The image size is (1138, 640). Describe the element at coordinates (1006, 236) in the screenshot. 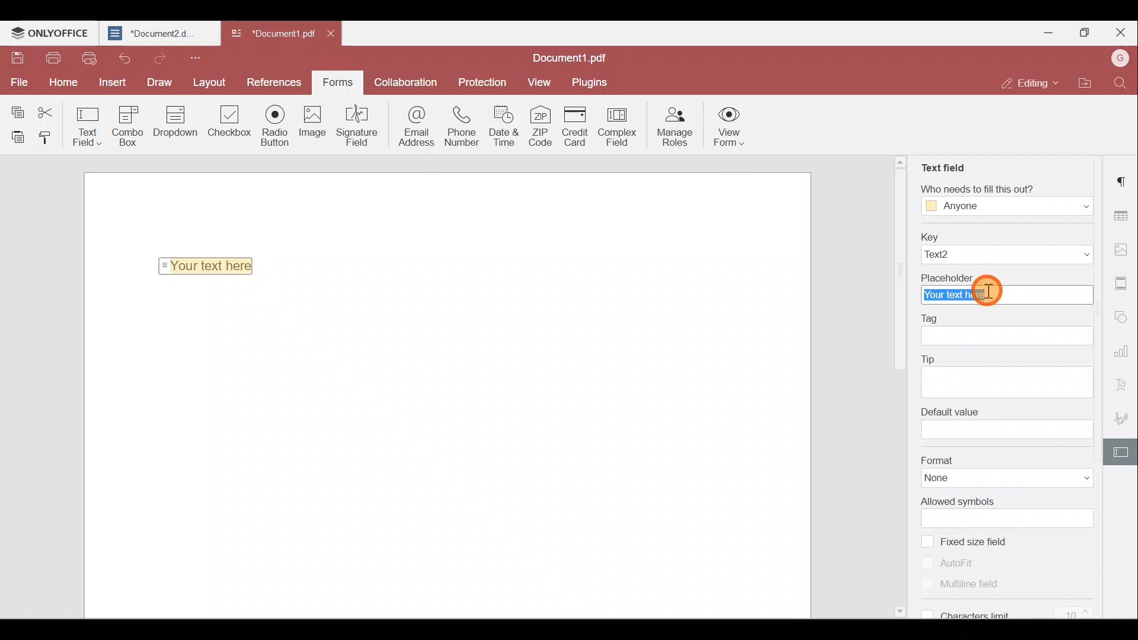

I see `Key` at that location.